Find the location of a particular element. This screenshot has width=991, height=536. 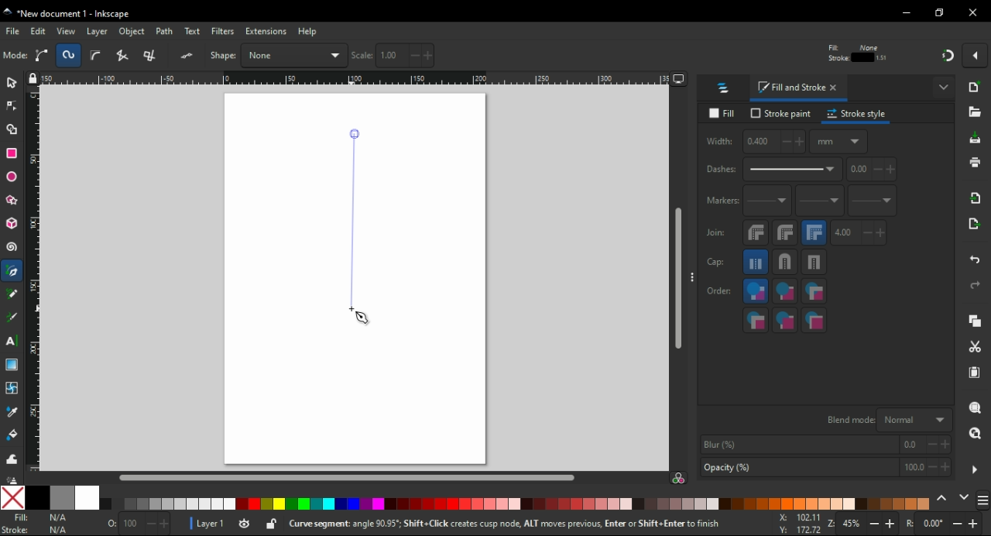

fill,stroke,markers is located at coordinates (756, 292).